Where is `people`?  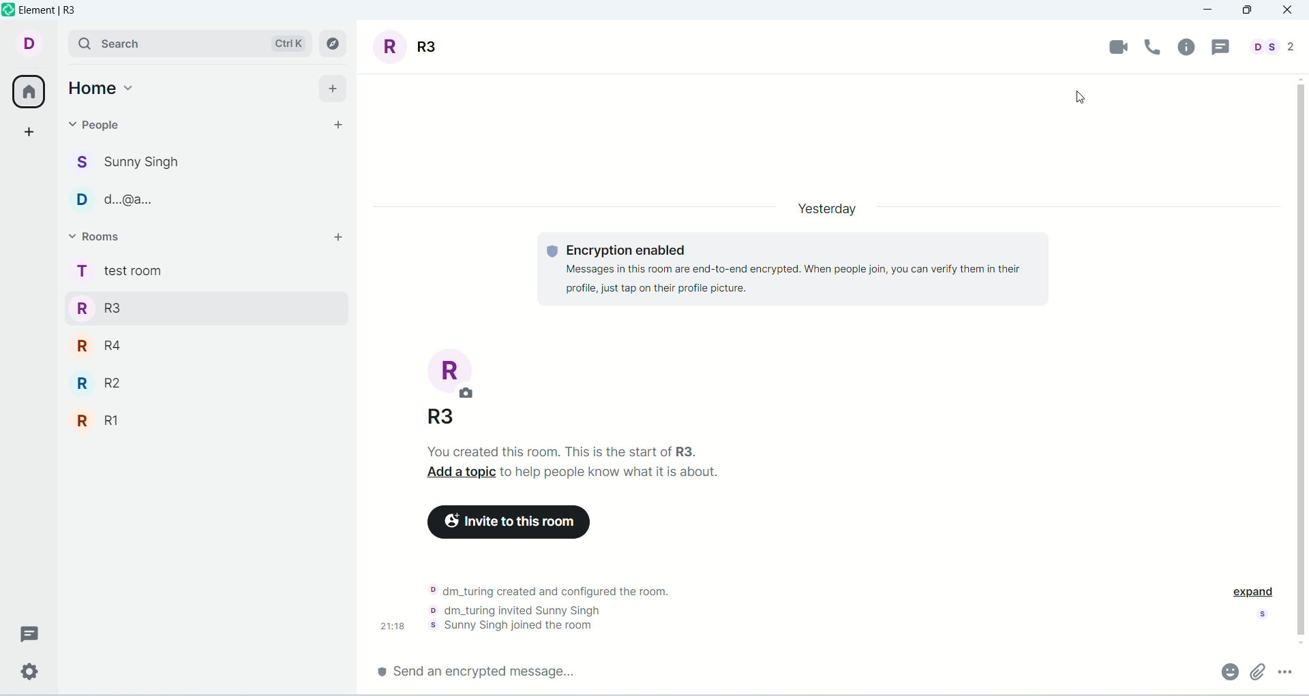
people is located at coordinates (97, 124).